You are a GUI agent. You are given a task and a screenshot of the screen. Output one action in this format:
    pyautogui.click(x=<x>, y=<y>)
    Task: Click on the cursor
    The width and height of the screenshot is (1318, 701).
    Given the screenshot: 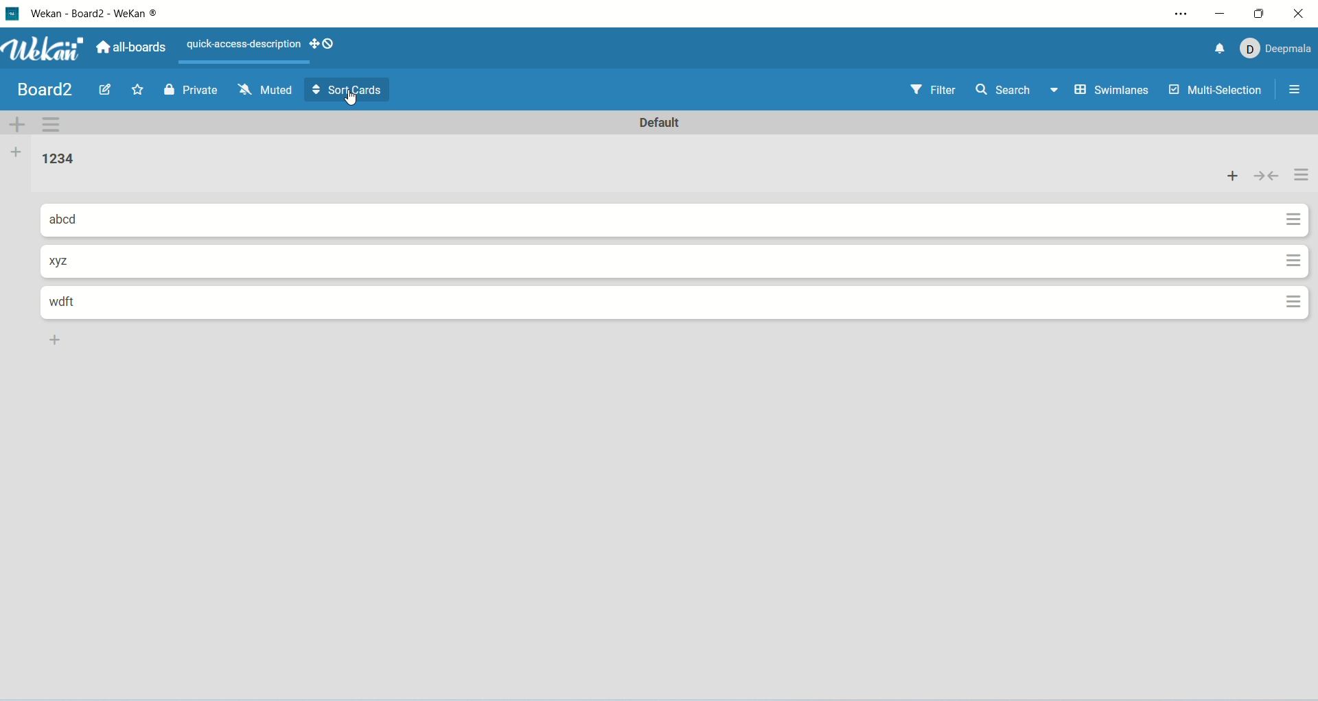 What is the action you would take?
    pyautogui.click(x=355, y=102)
    